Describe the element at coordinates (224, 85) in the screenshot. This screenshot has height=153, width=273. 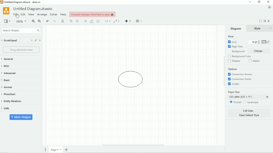
I see `Vertical Scroll Bar` at that location.